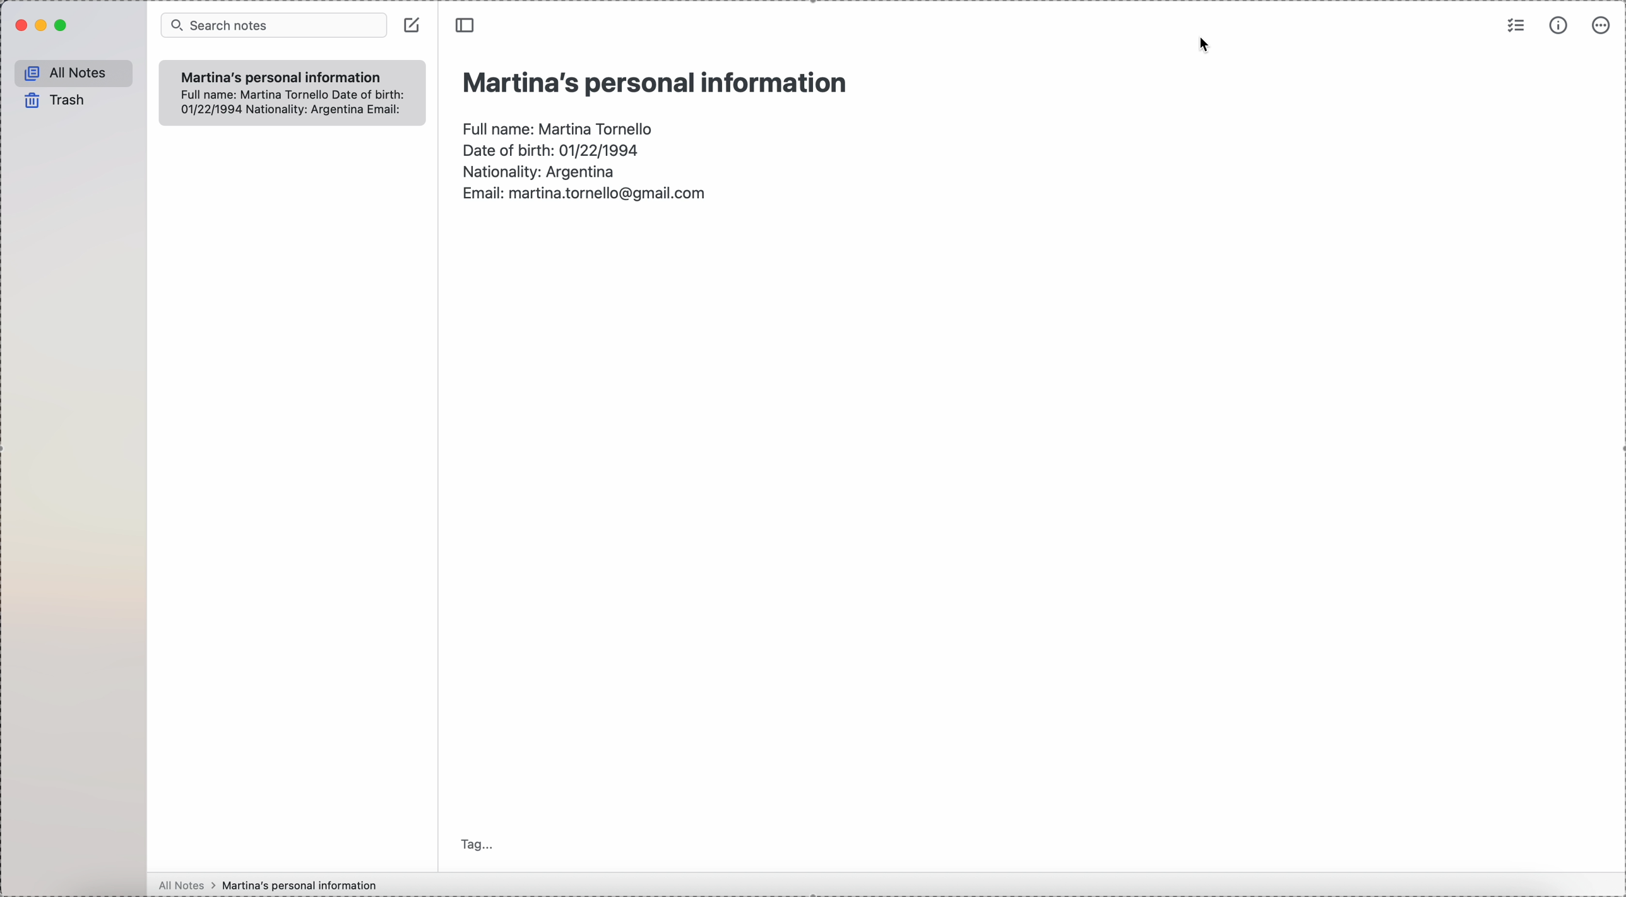  I want to click on toggle sidebar, so click(463, 25).